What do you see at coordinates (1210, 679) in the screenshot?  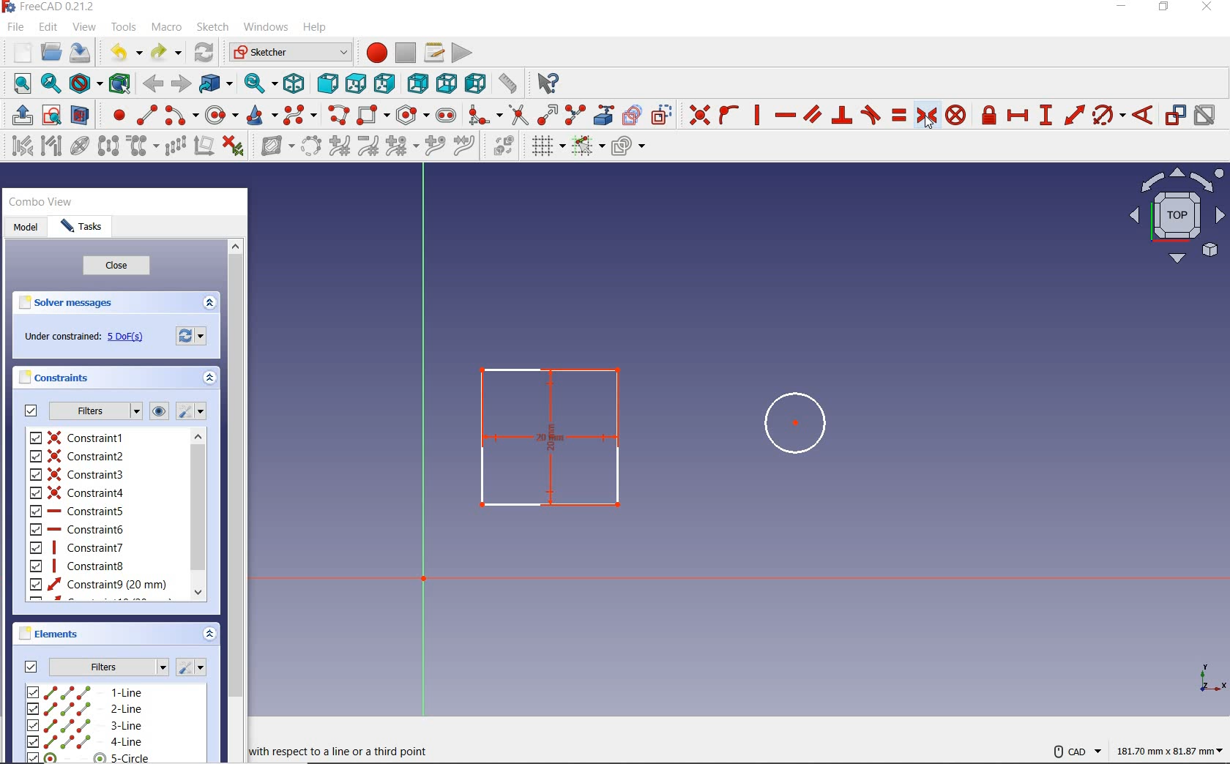 I see `xyz view` at bounding box center [1210, 679].